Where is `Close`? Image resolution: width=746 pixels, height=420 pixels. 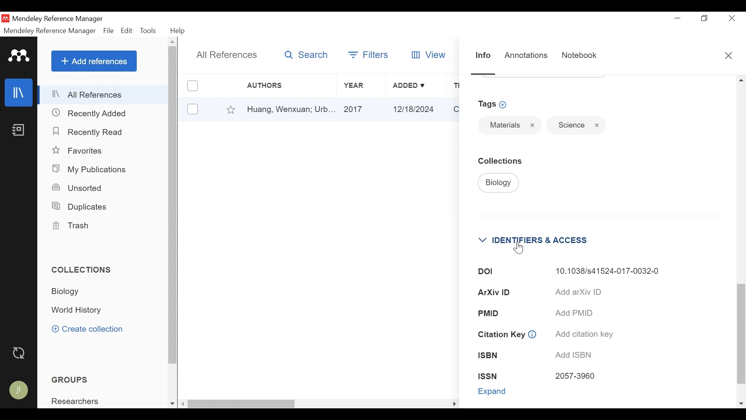
Close is located at coordinates (728, 55).